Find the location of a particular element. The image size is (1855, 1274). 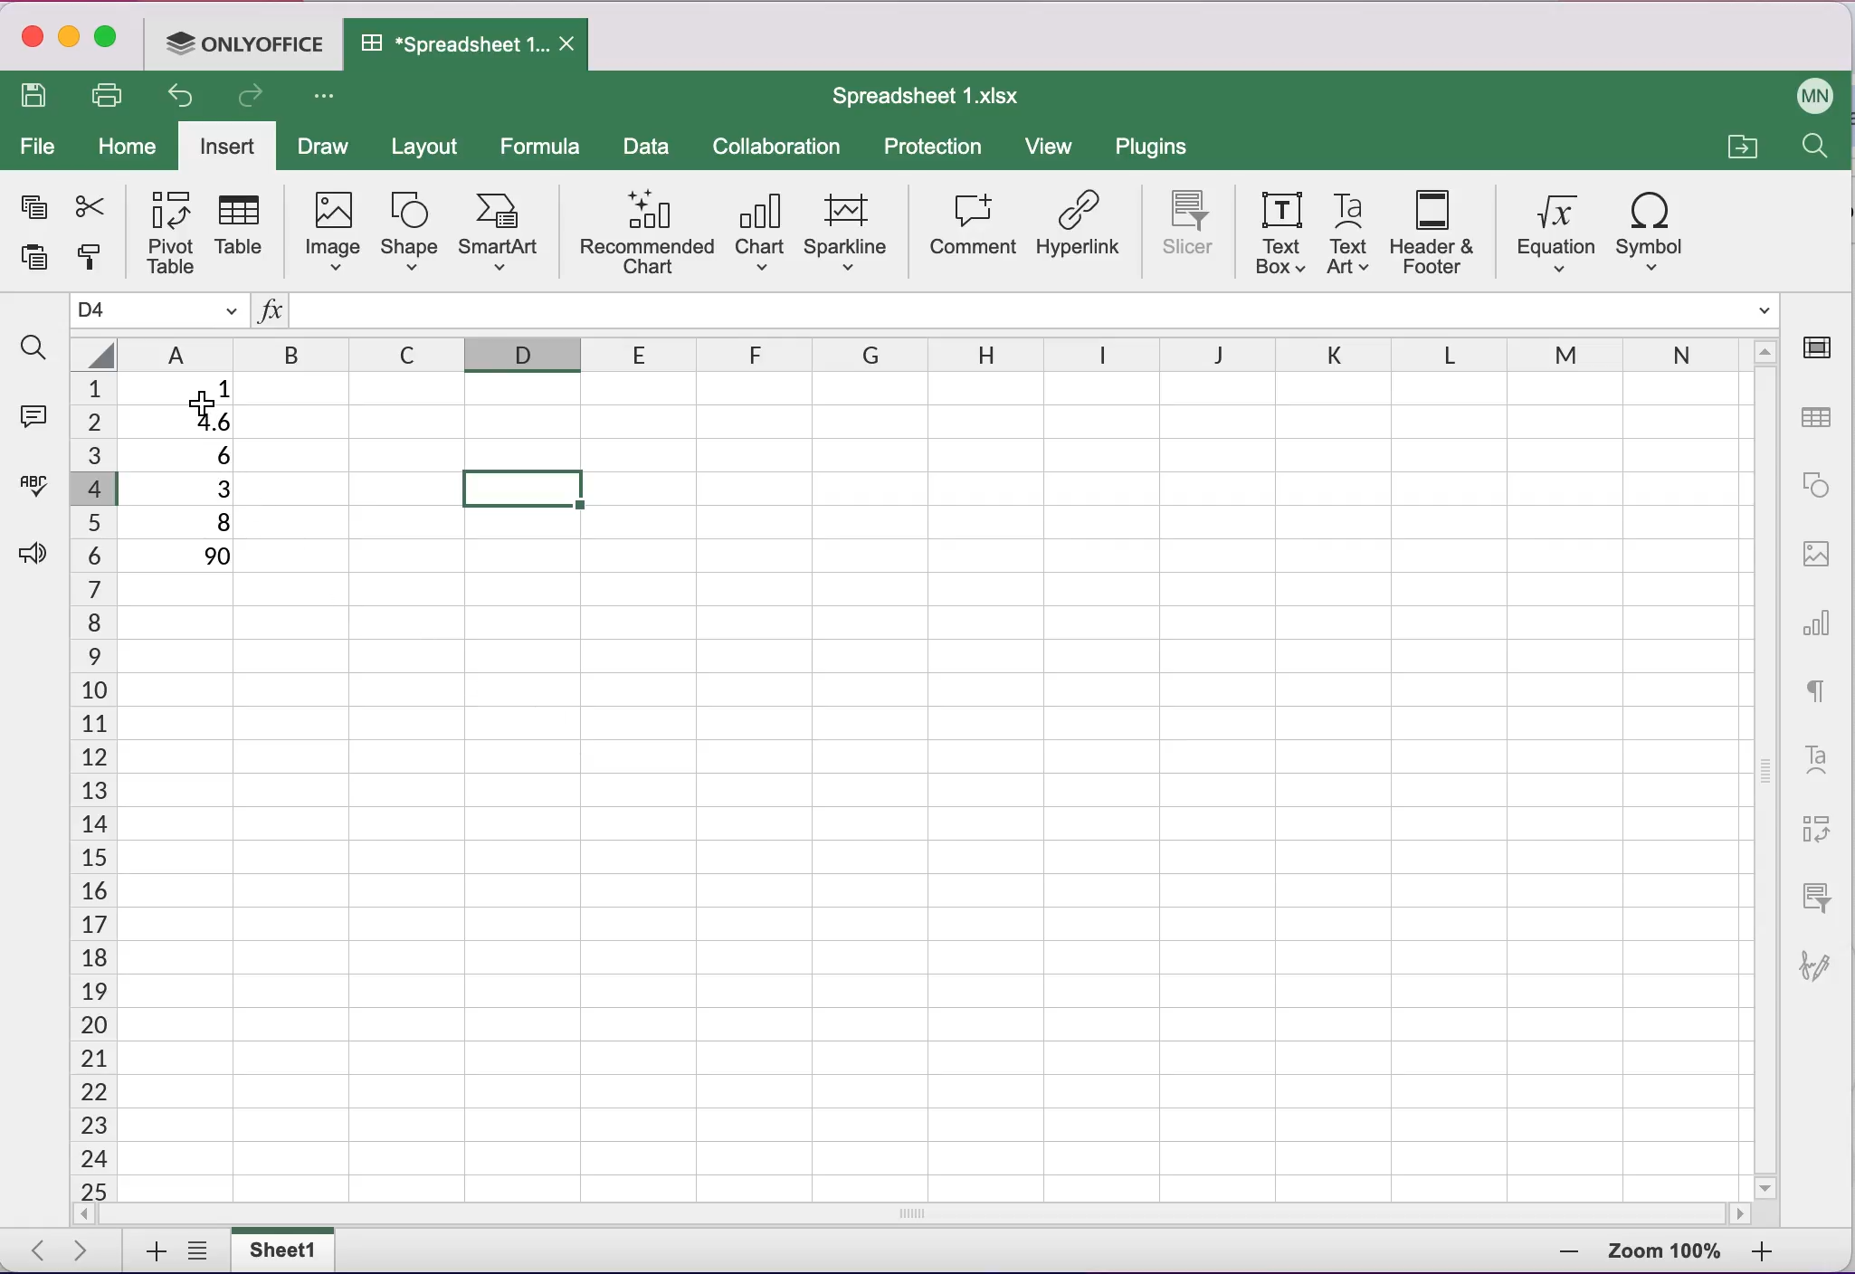

maximize is located at coordinates (107, 42).